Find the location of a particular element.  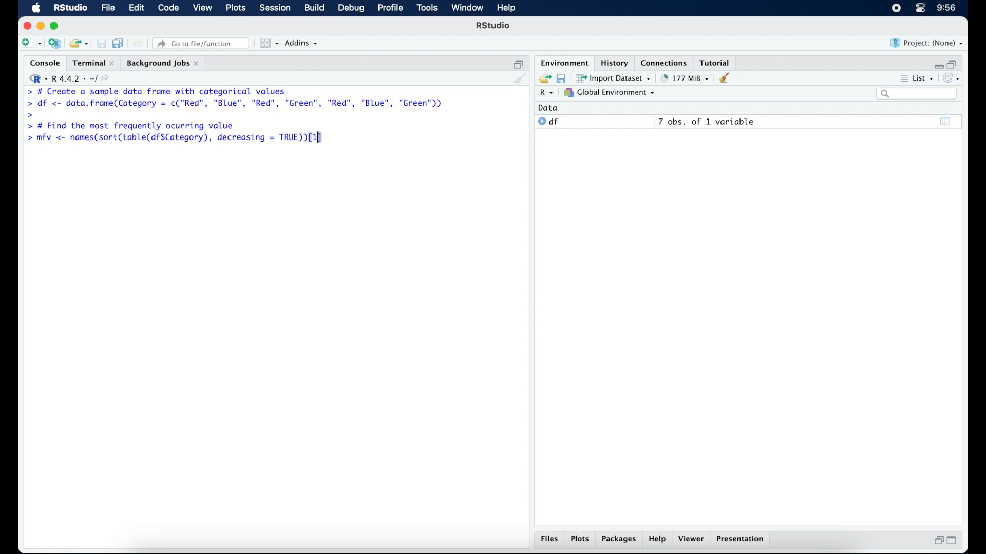

command prompt is located at coordinates (31, 114).